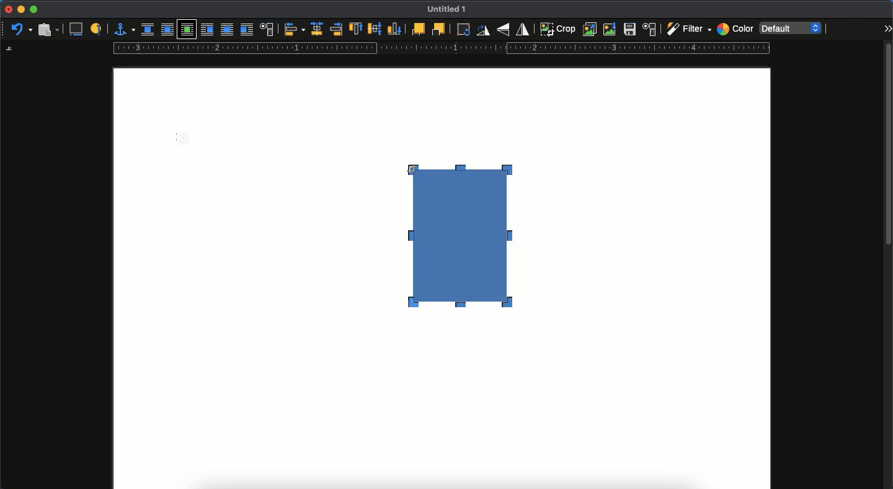  Describe the element at coordinates (22, 30) in the screenshot. I see `undo` at that location.